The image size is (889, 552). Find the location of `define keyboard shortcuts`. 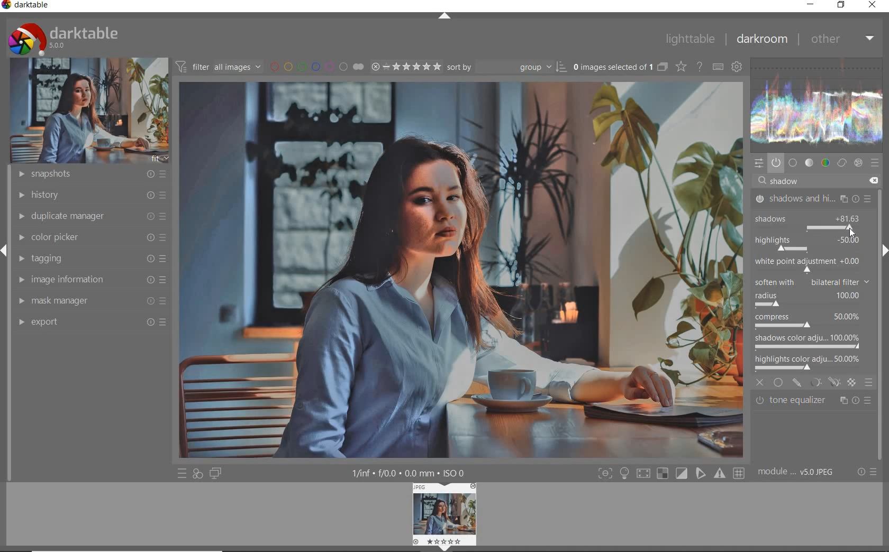

define keyboard shortcuts is located at coordinates (718, 67).